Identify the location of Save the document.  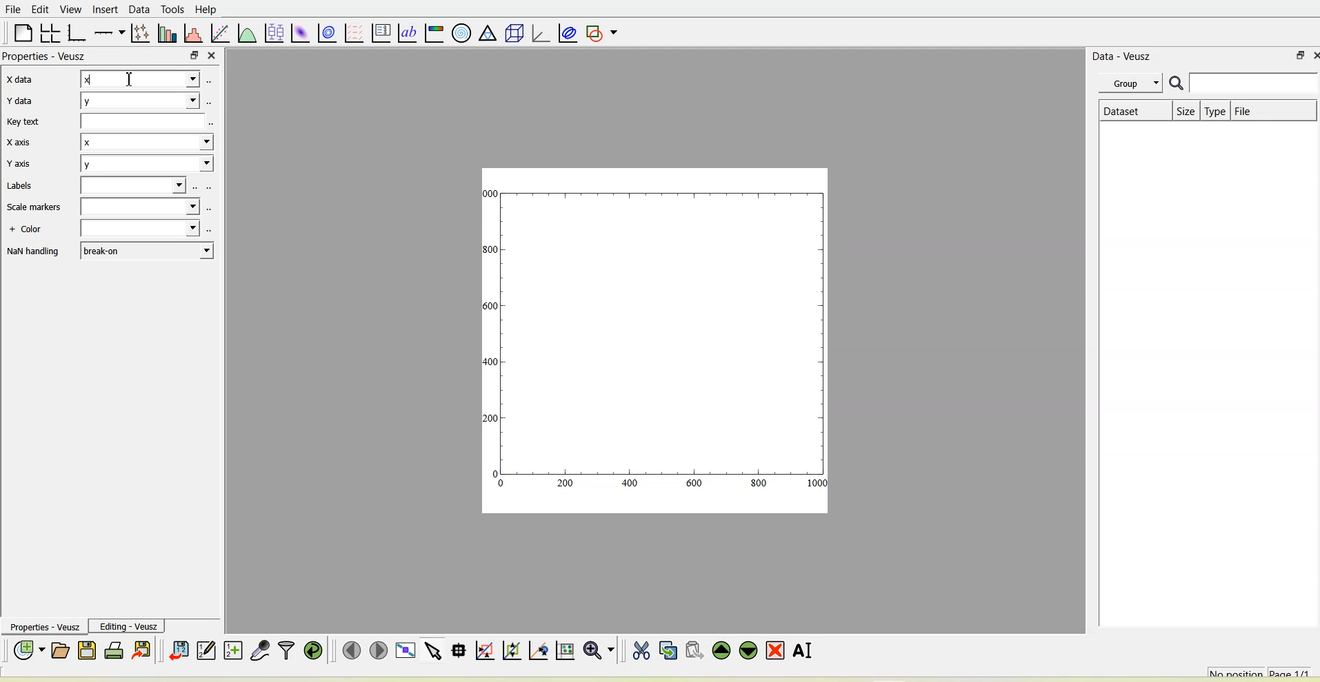
(88, 651).